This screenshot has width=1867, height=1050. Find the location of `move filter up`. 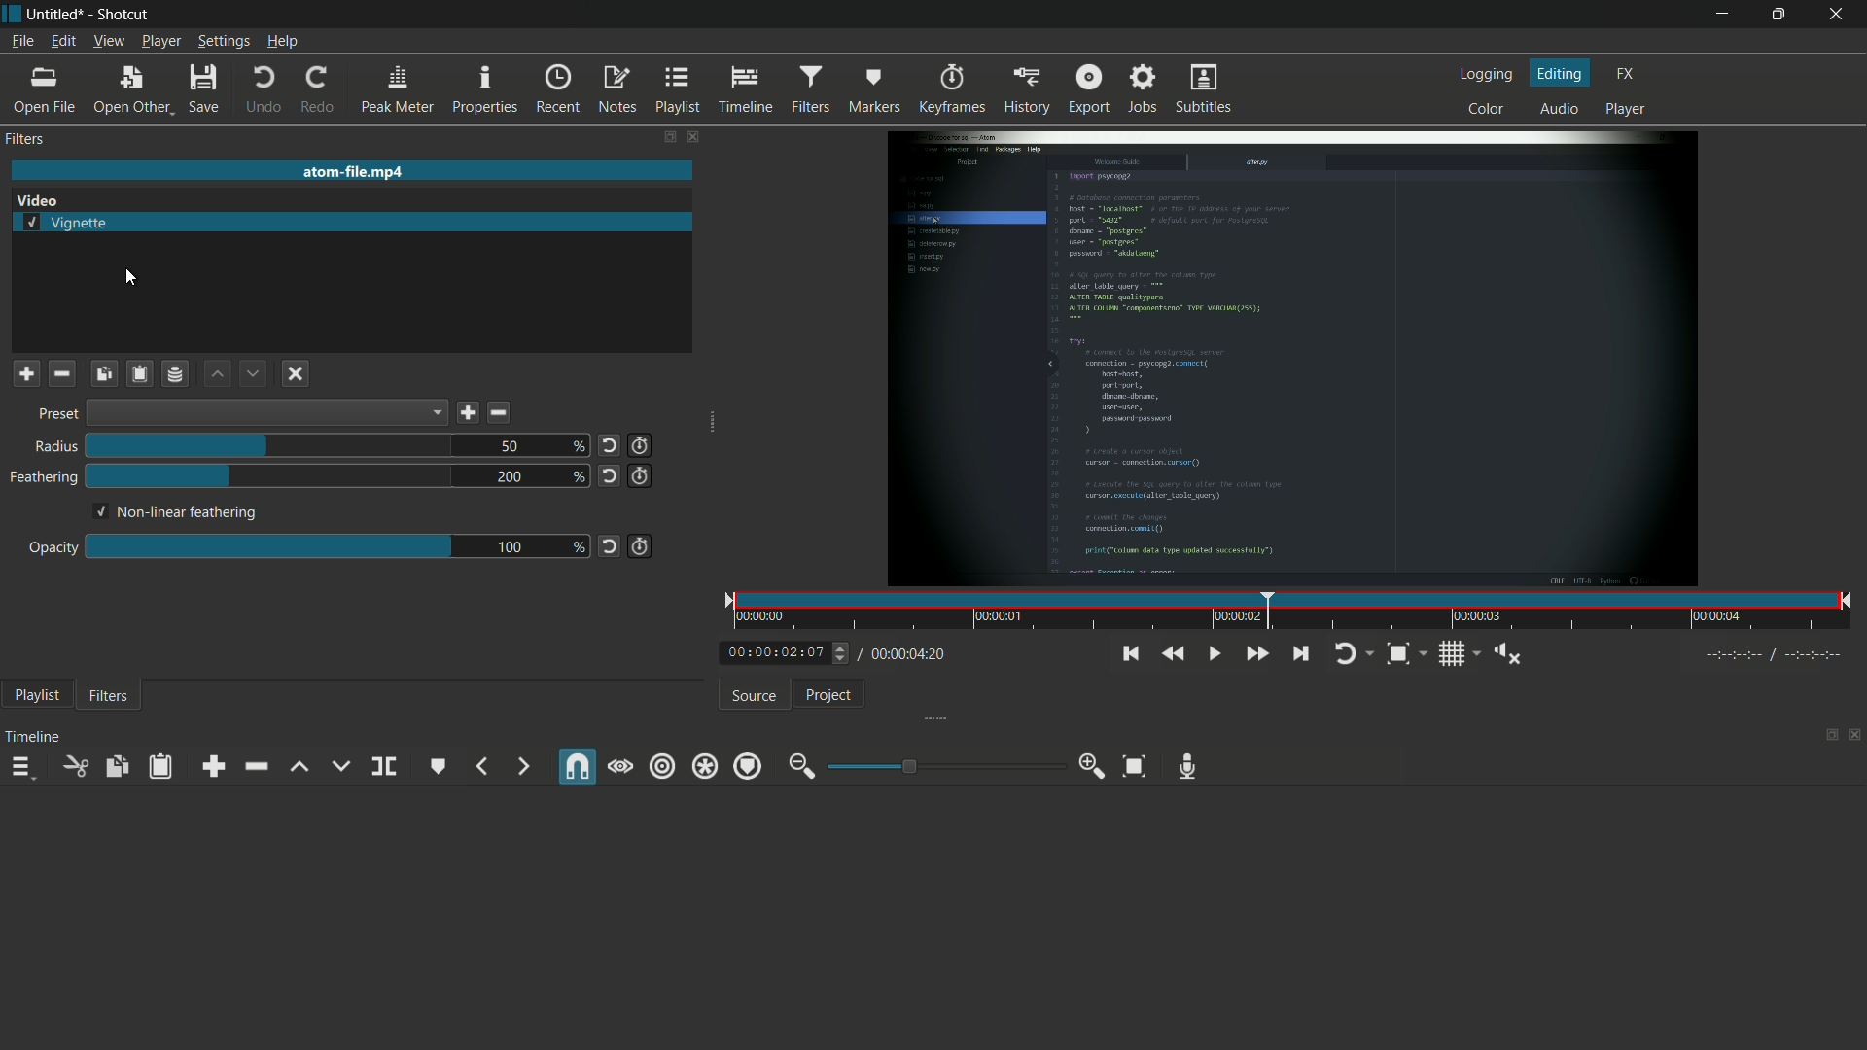

move filter up is located at coordinates (216, 374).